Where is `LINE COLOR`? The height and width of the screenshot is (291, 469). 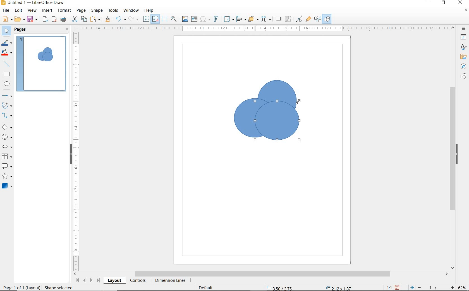 LINE COLOR is located at coordinates (7, 43).